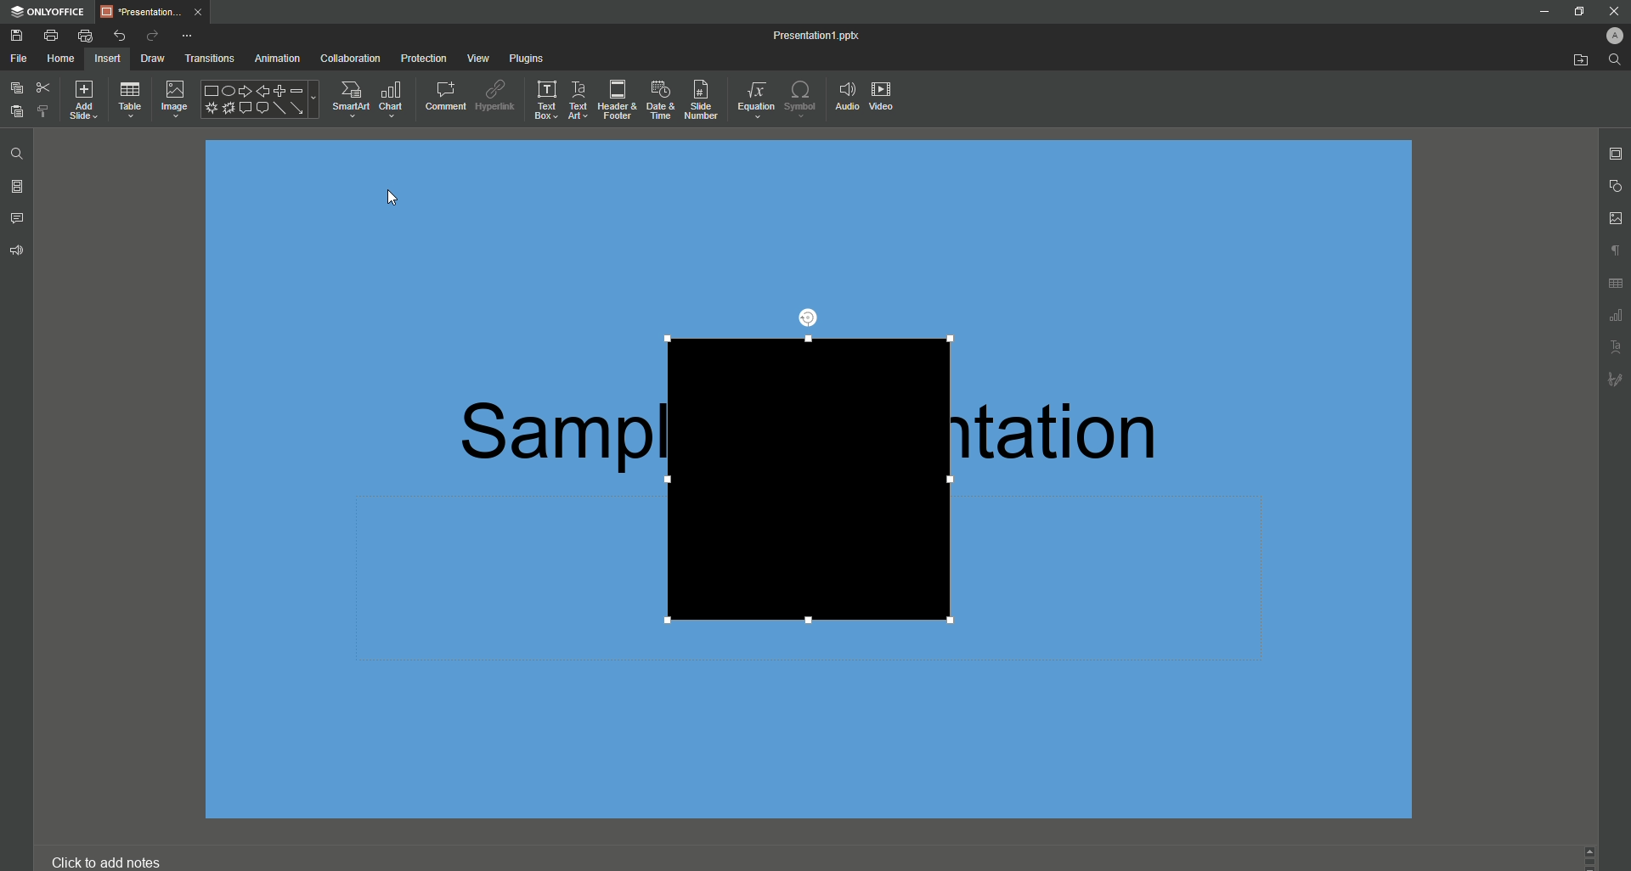  What do you see at coordinates (1573, 61) in the screenshot?
I see `Open From File` at bounding box center [1573, 61].